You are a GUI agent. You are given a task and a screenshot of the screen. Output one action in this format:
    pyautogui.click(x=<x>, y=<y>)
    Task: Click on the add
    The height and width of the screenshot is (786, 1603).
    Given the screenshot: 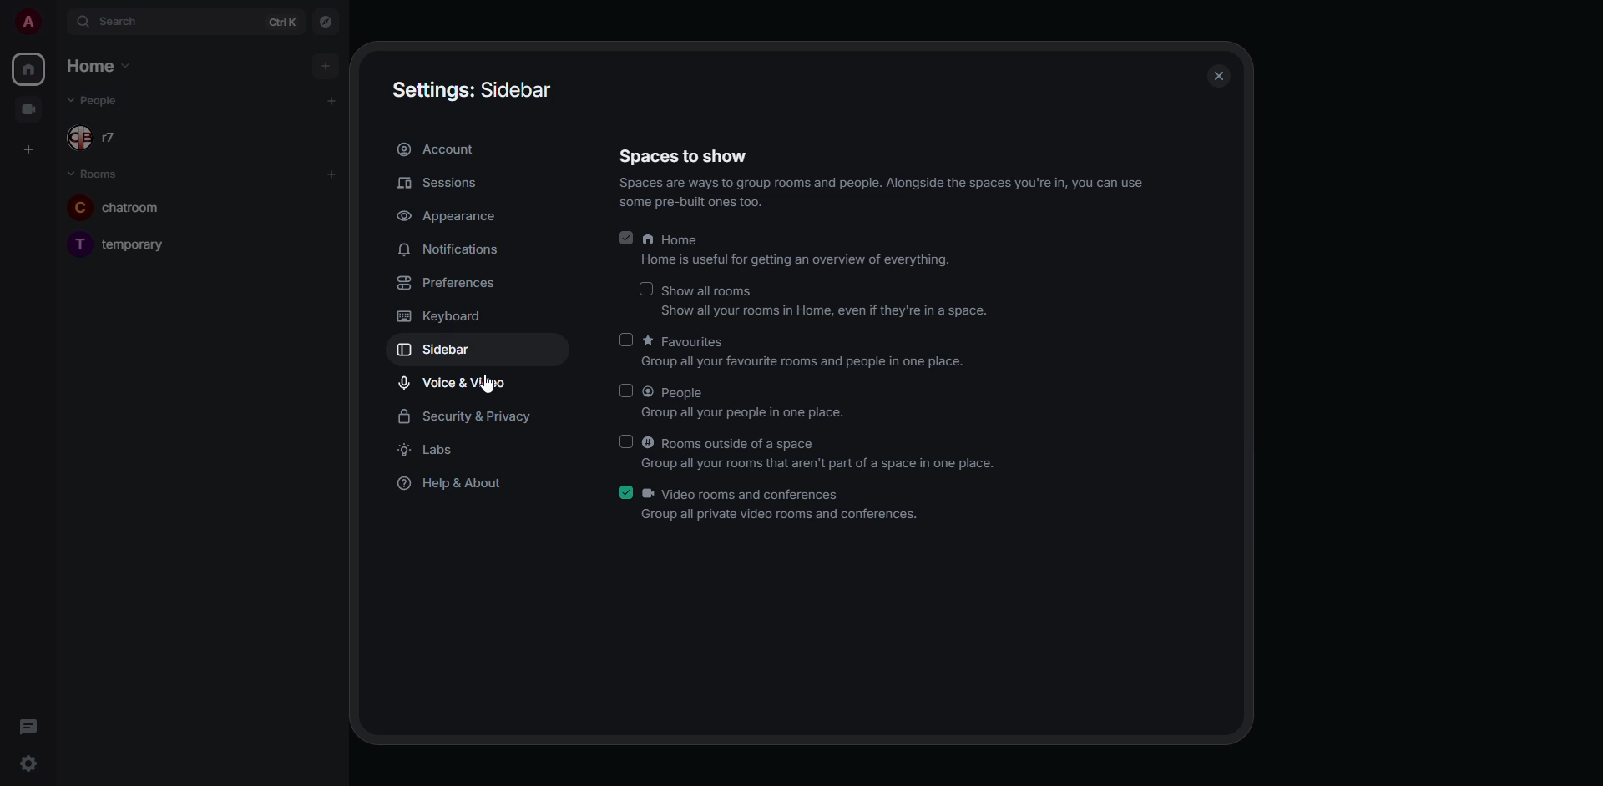 What is the action you would take?
    pyautogui.click(x=334, y=176)
    